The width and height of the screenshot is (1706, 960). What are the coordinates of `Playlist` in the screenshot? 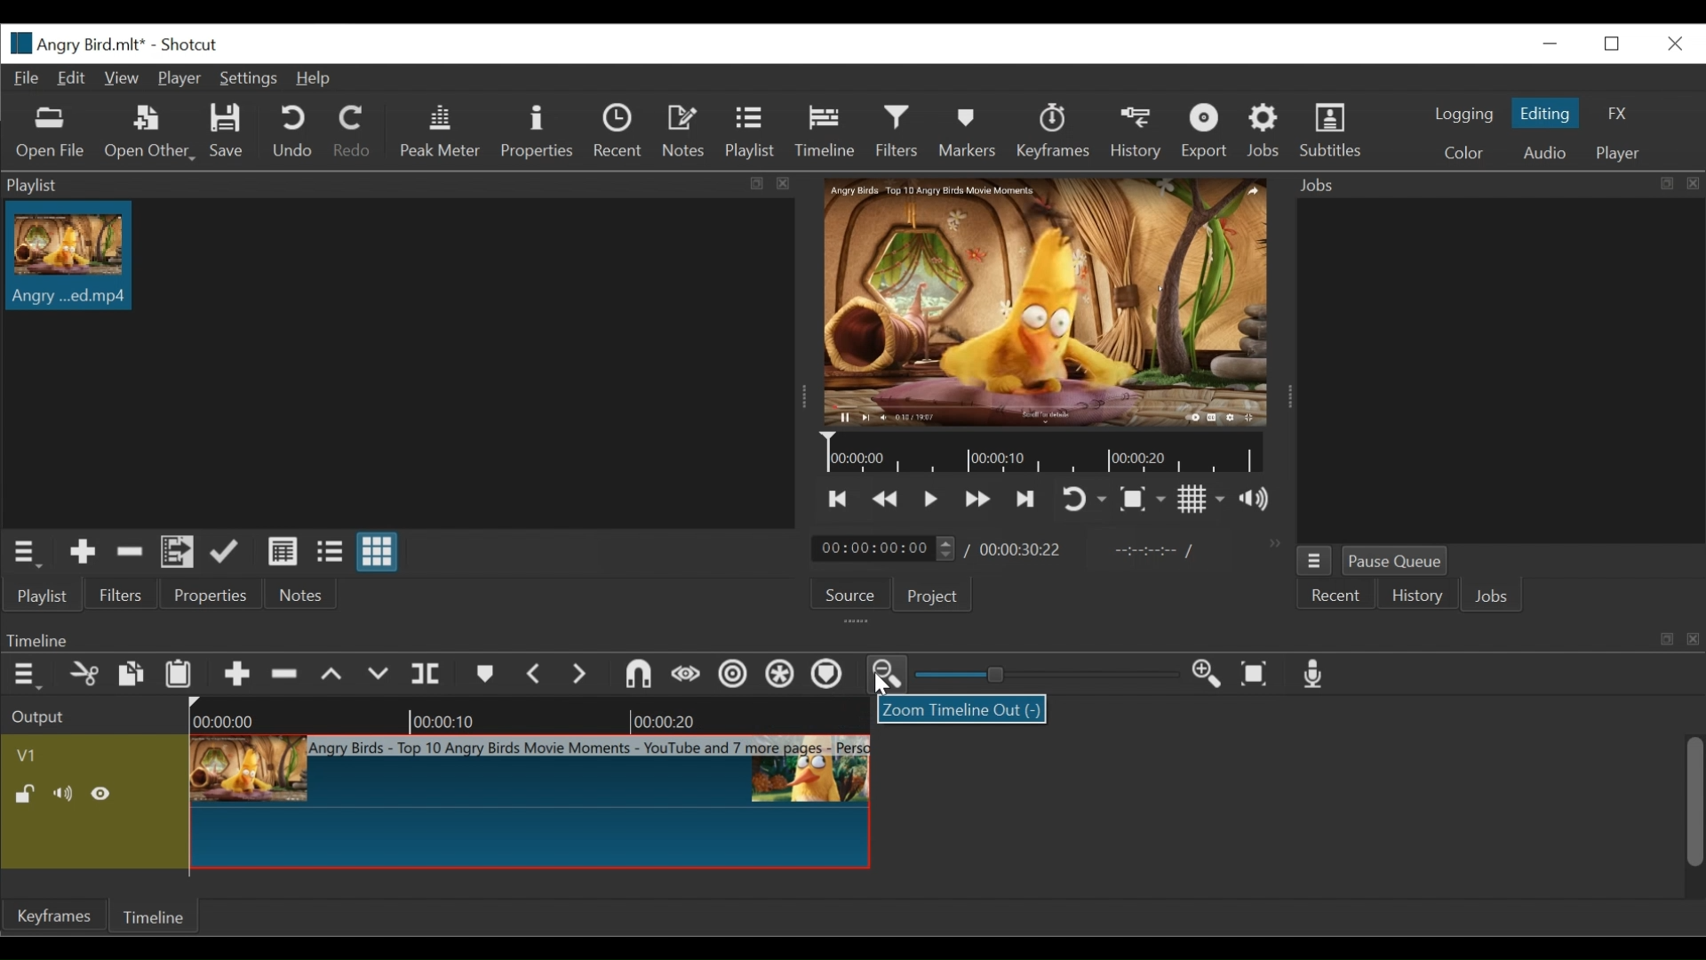 It's located at (750, 131).